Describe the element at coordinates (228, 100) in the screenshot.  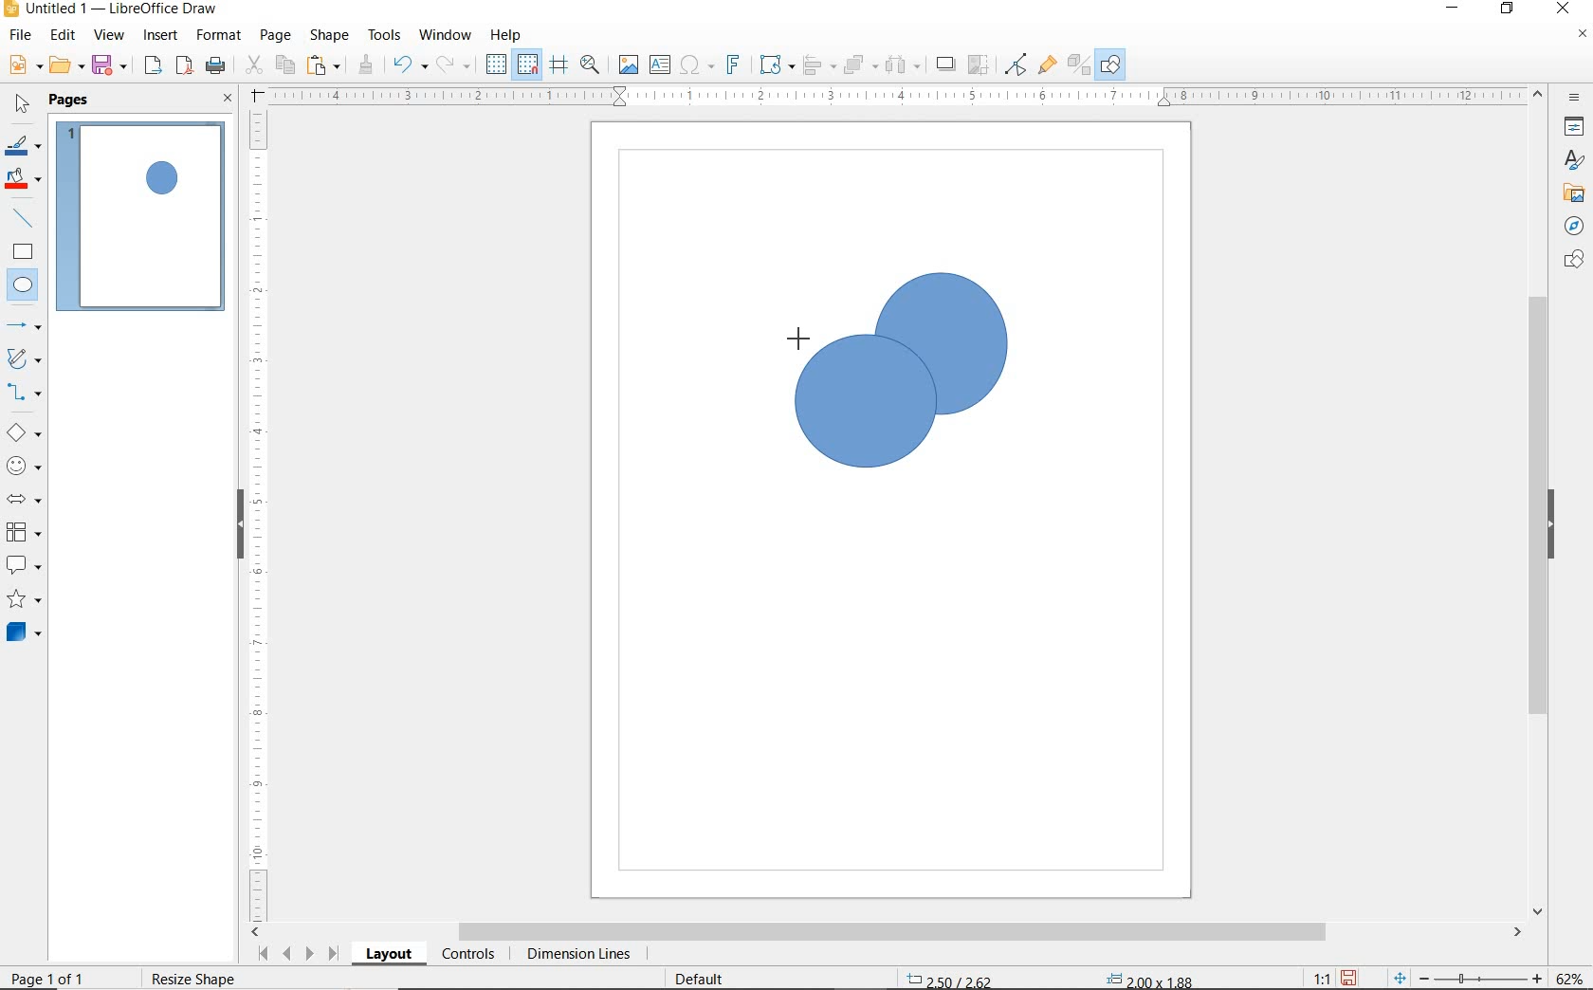
I see `CLOSE` at that location.